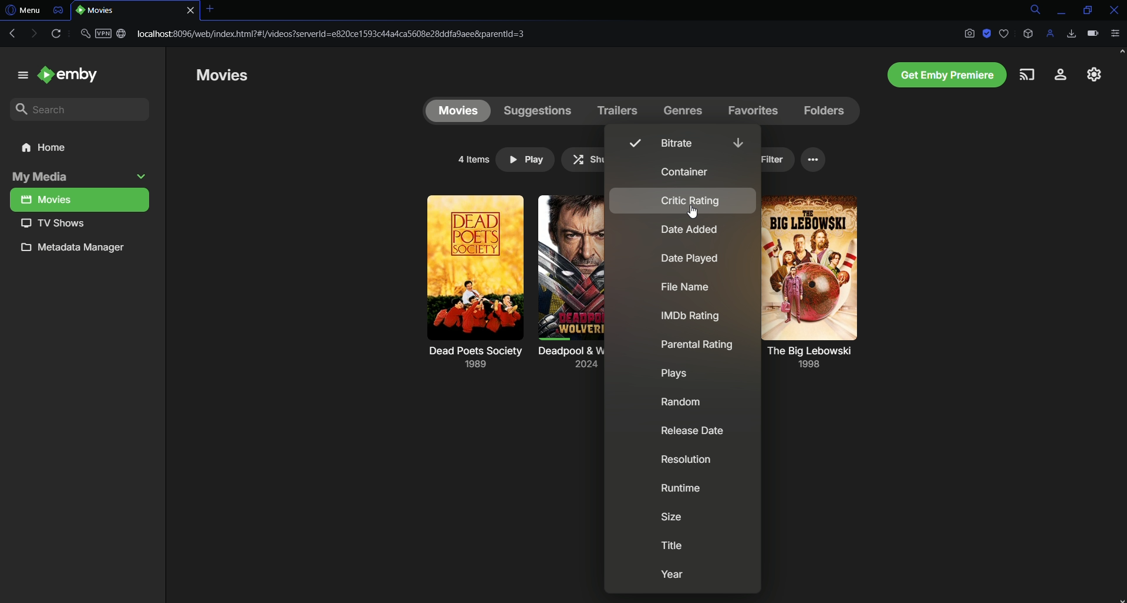 The height and width of the screenshot is (603, 1127). What do you see at coordinates (210, 10) in the screenshot?
I see `Close tab` at bounding box center [210, 10].